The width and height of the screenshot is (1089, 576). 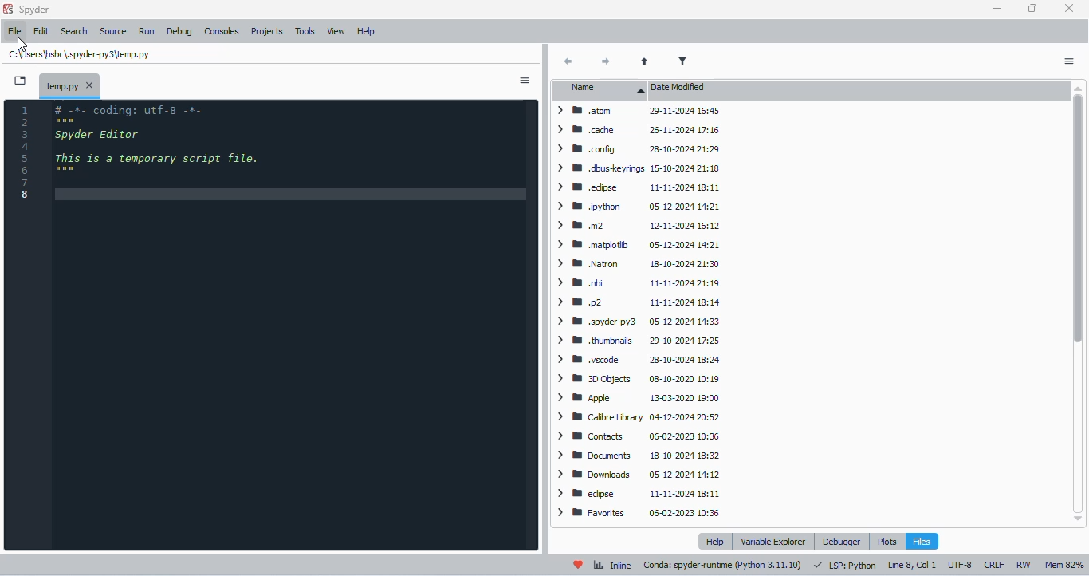 What do you see at coordinates (304, 32) in the screenshot?
I see `tools` at bounding box center [304, 32].